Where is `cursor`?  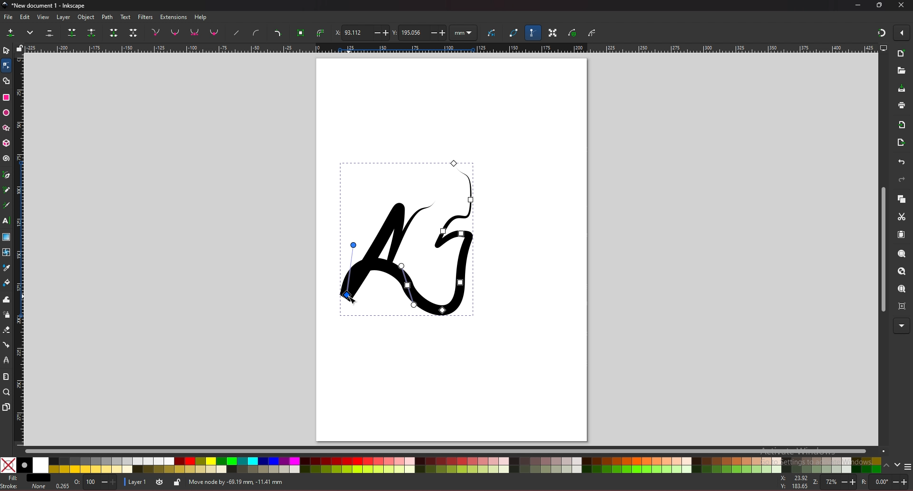 cursor is located at coordinates (351, 296).